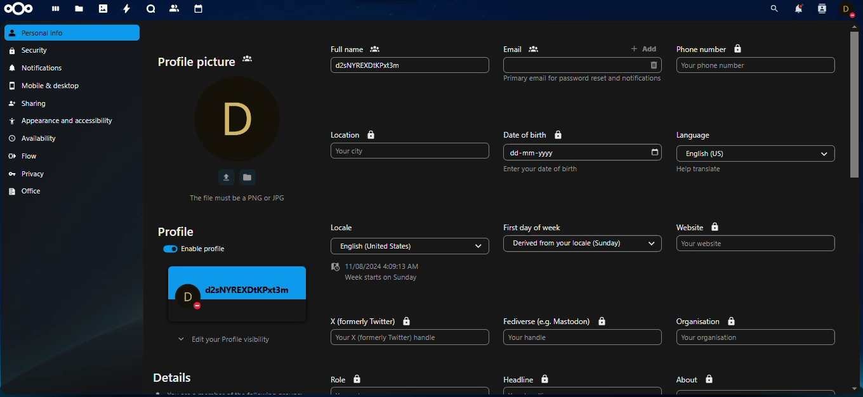 This screenshot has width=863, height=397. Describe the element at coordinates (342, 227) in the screenshot. I see `locale` at that location.